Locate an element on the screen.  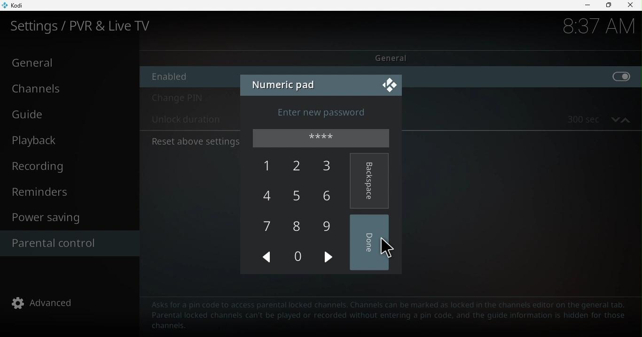
cursor is located at coordinates (386, 246).